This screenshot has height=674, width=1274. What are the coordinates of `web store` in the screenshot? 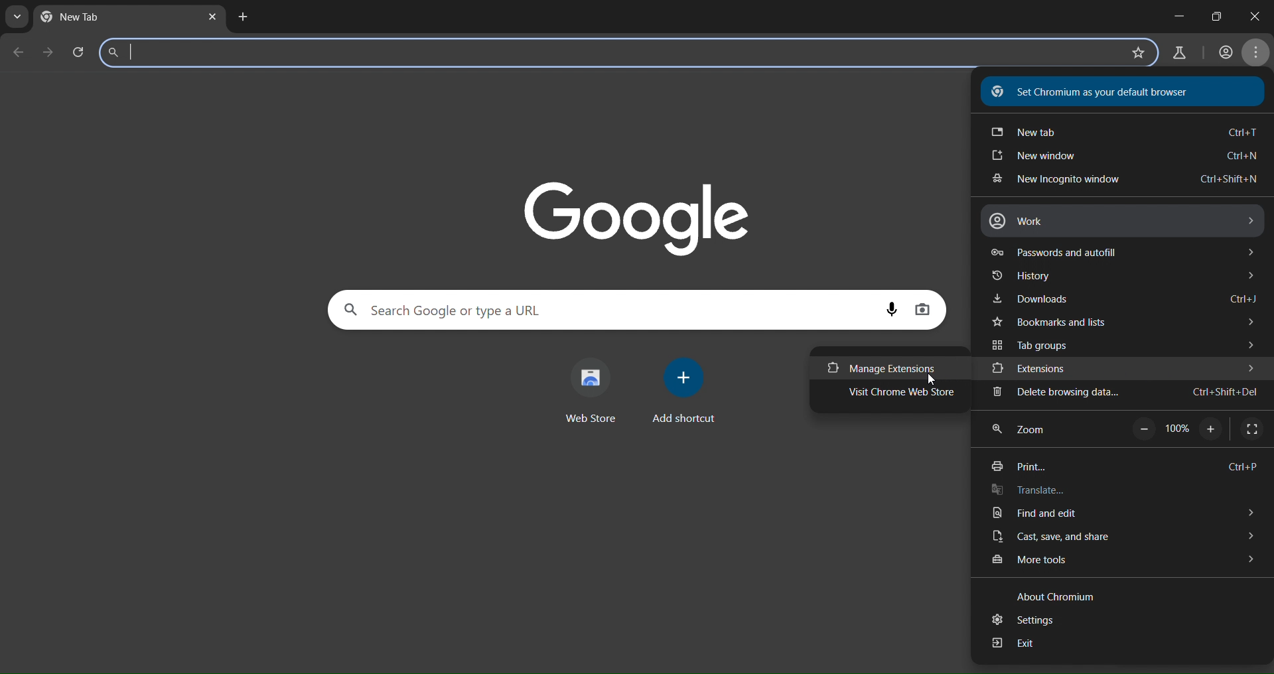 It's located at (591, 389).